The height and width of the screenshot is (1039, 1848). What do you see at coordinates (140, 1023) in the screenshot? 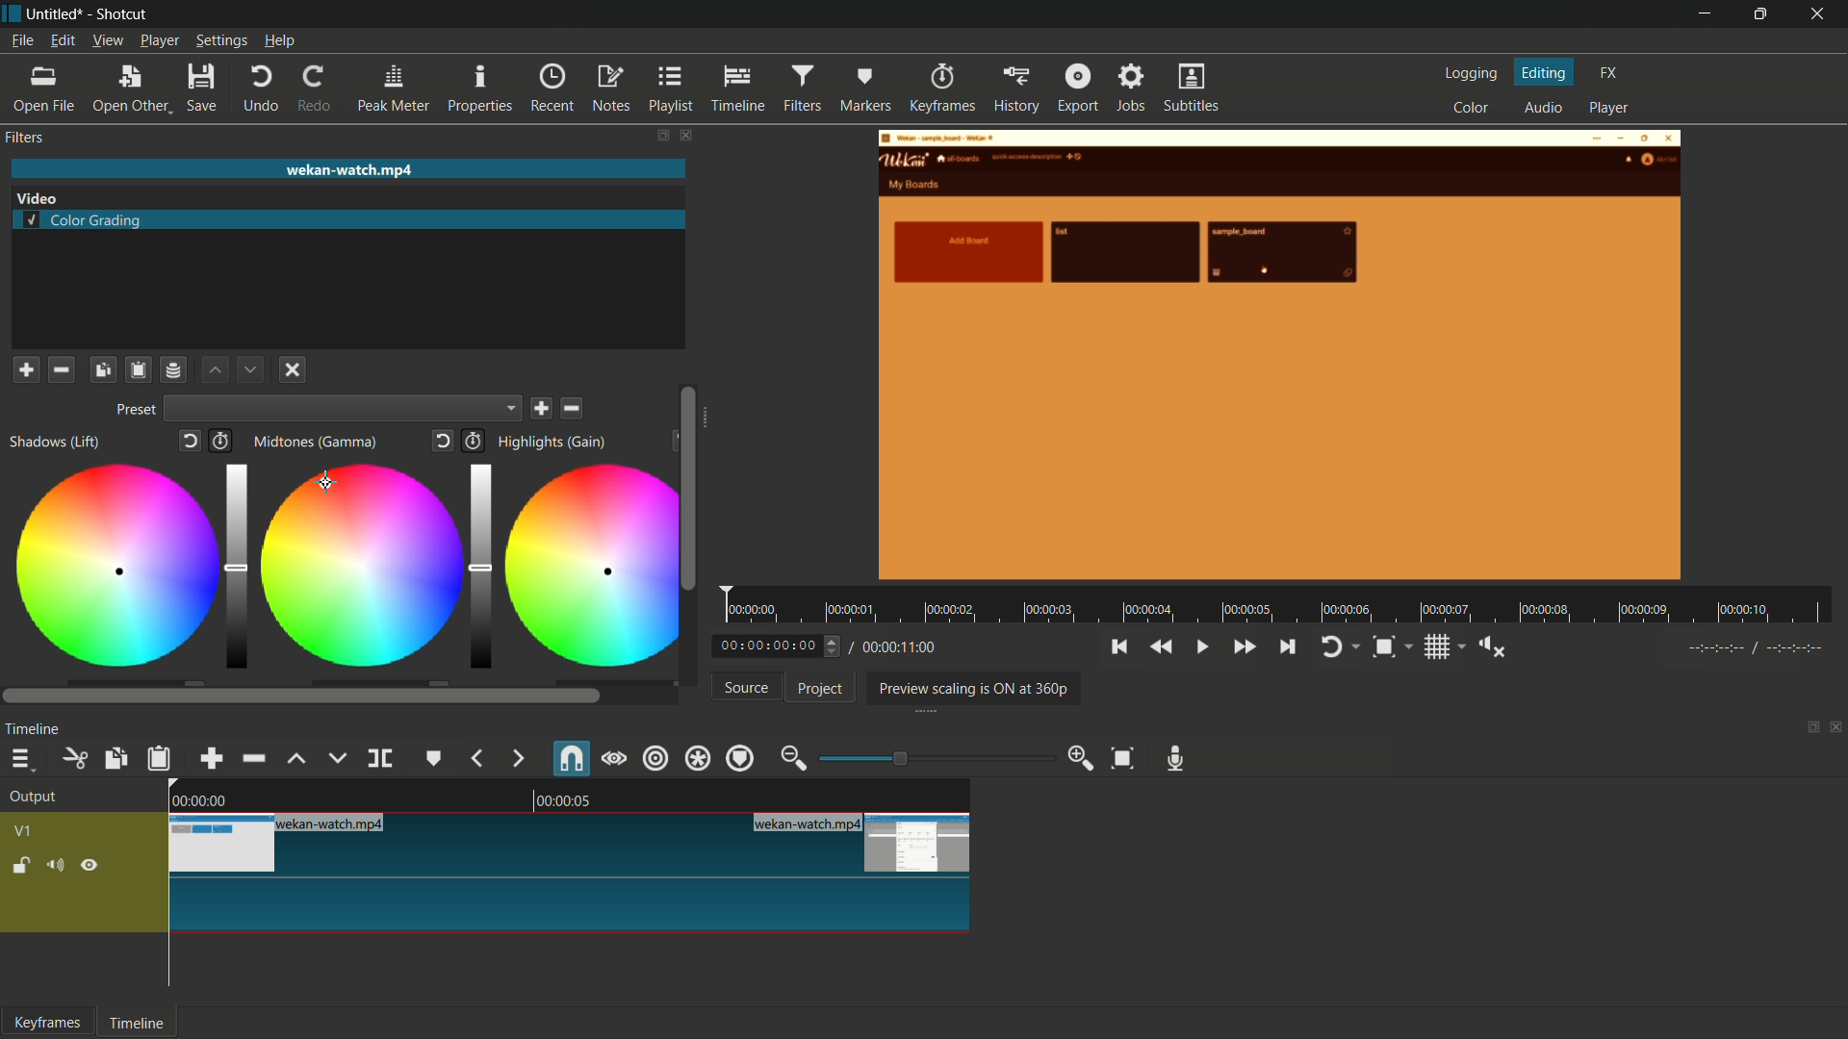
I see `timeline` at bounding box center [140, 1023].